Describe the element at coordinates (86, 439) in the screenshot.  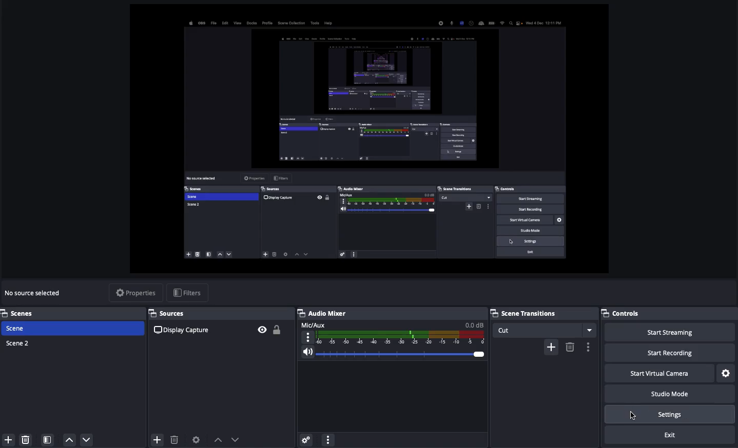
I see `Move down` at that location.